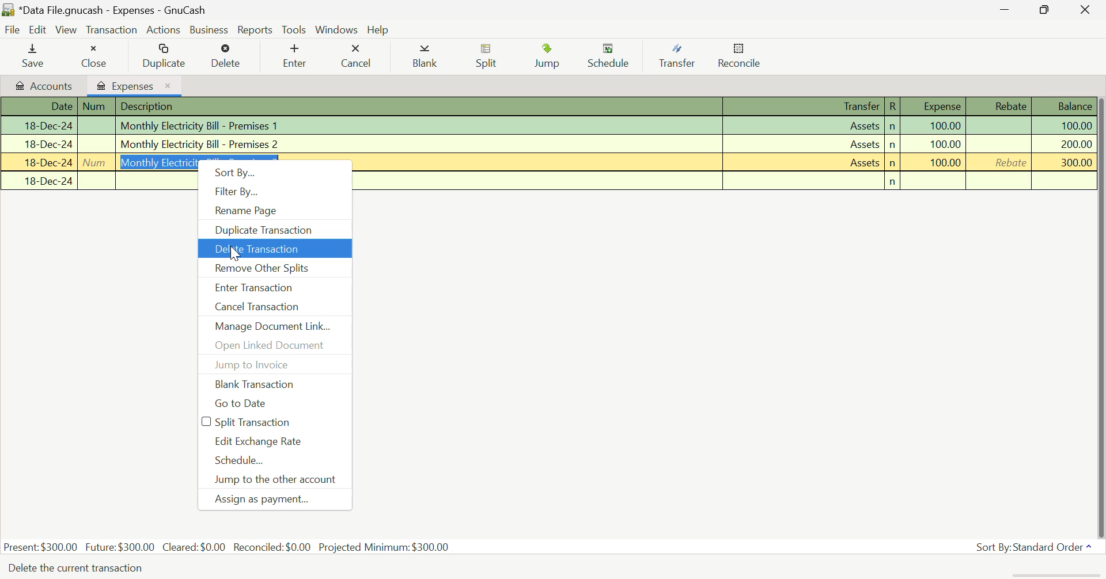 This screenshot has width=1106, height=579. What do you see at coordinates (112, 30) in the screenshot?
I see `Transaction` at bounding box center [112, 30].